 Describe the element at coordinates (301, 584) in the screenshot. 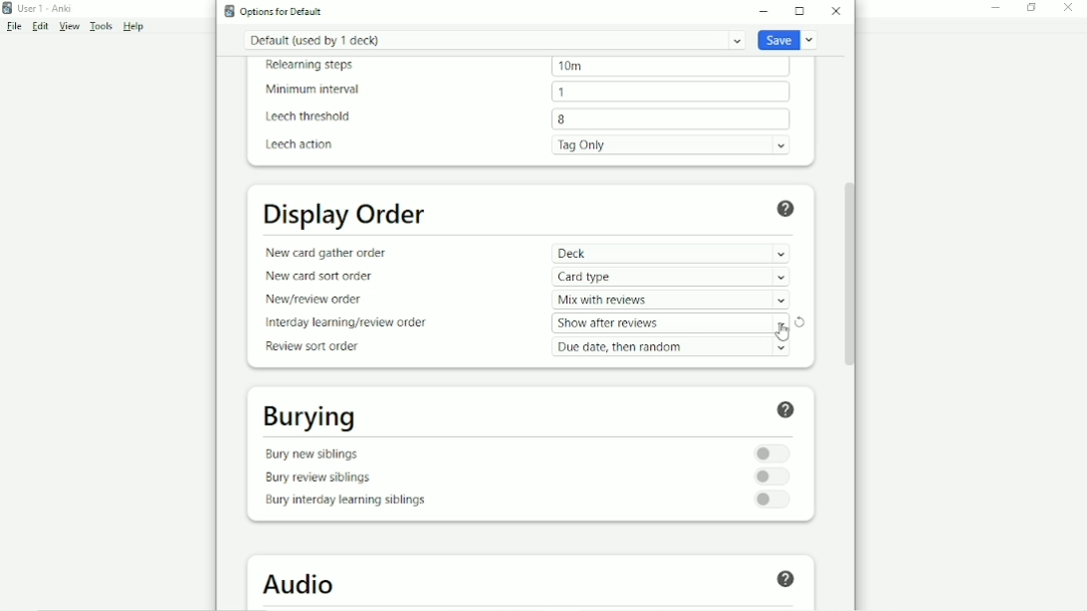

I see `Audio` at that location.